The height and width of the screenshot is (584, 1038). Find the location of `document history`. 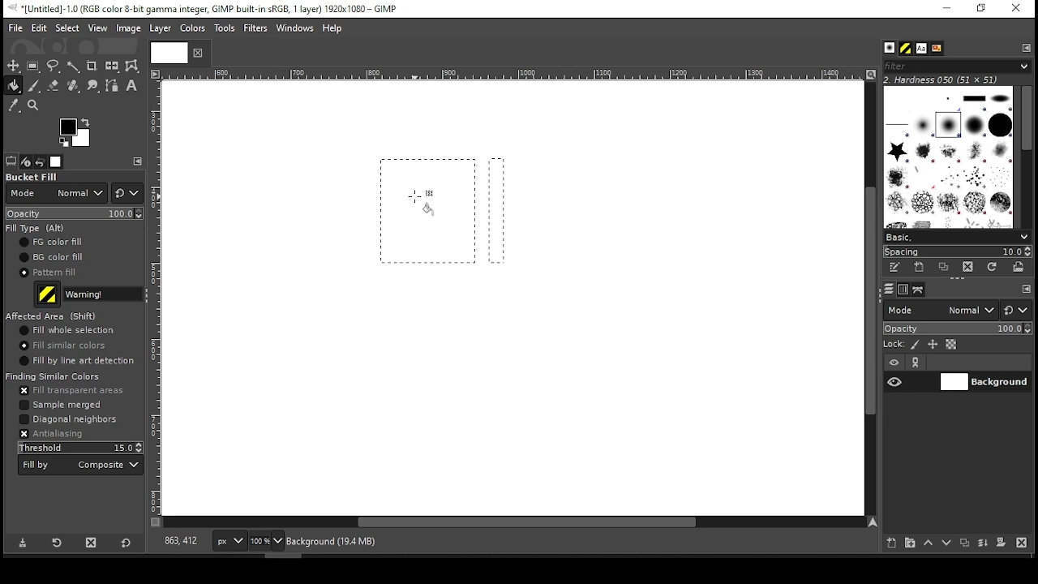

document history is located at coordinates (936, 49).